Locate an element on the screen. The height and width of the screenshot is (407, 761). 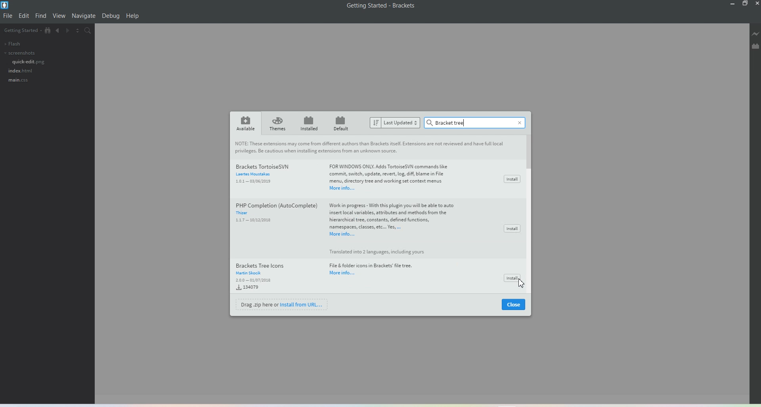
index.html is located at coordinates (21, 70).